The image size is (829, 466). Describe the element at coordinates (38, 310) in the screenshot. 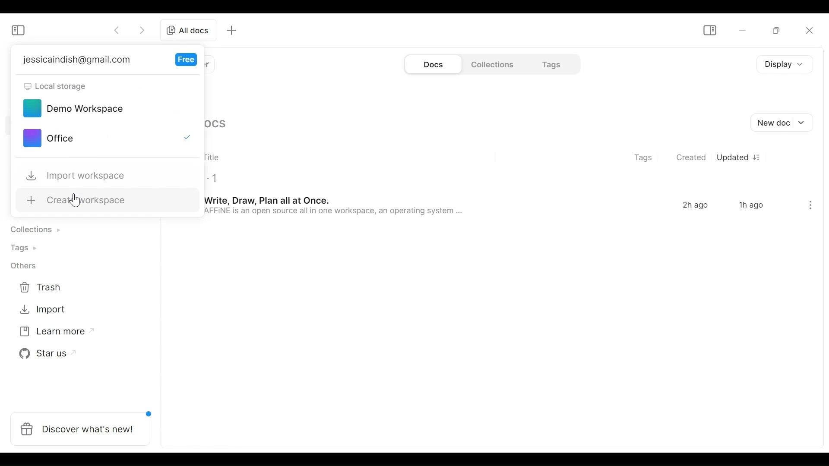

I see `Import` at that location.